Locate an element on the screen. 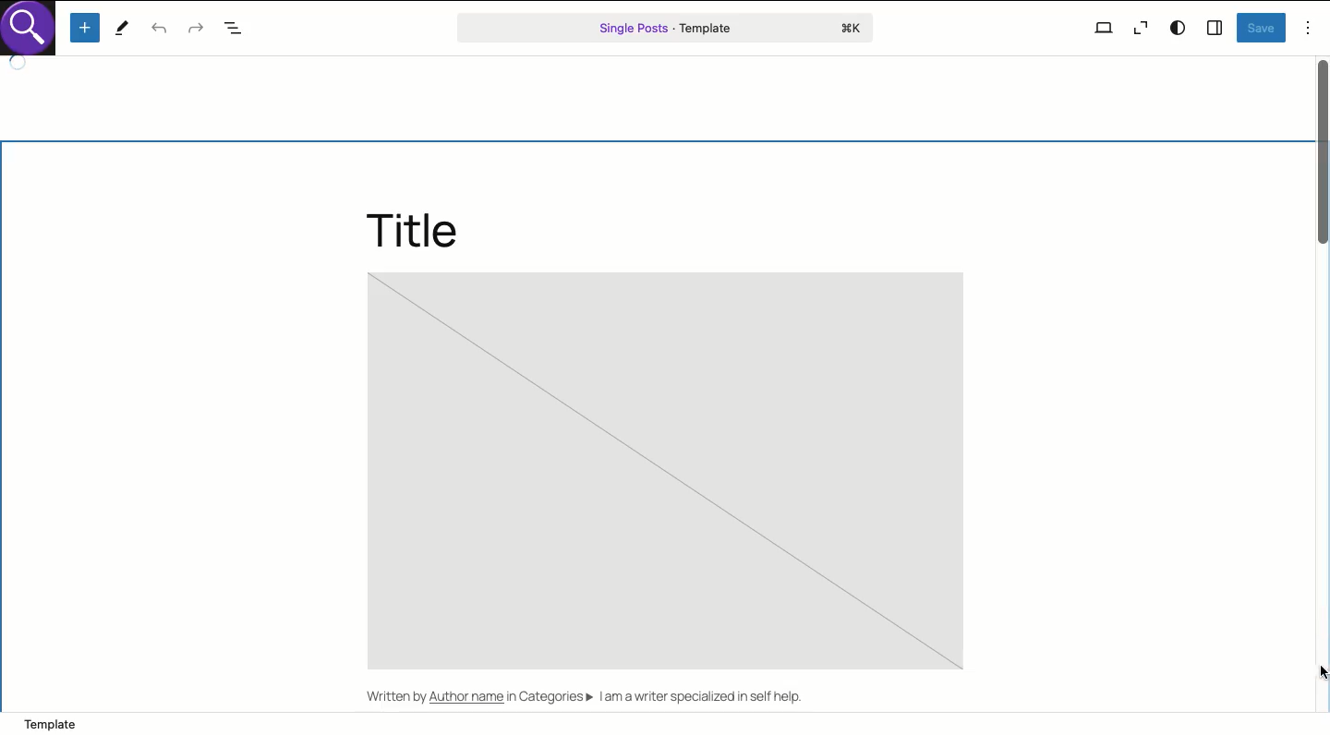  Document overview is located at coordinates (236, 30).